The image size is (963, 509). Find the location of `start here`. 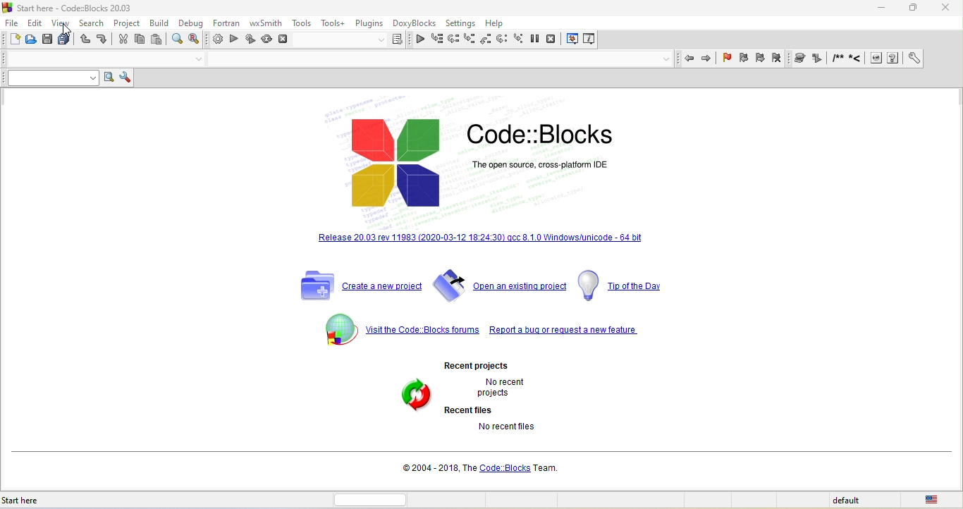

start here is located at coordinates (27, 501).